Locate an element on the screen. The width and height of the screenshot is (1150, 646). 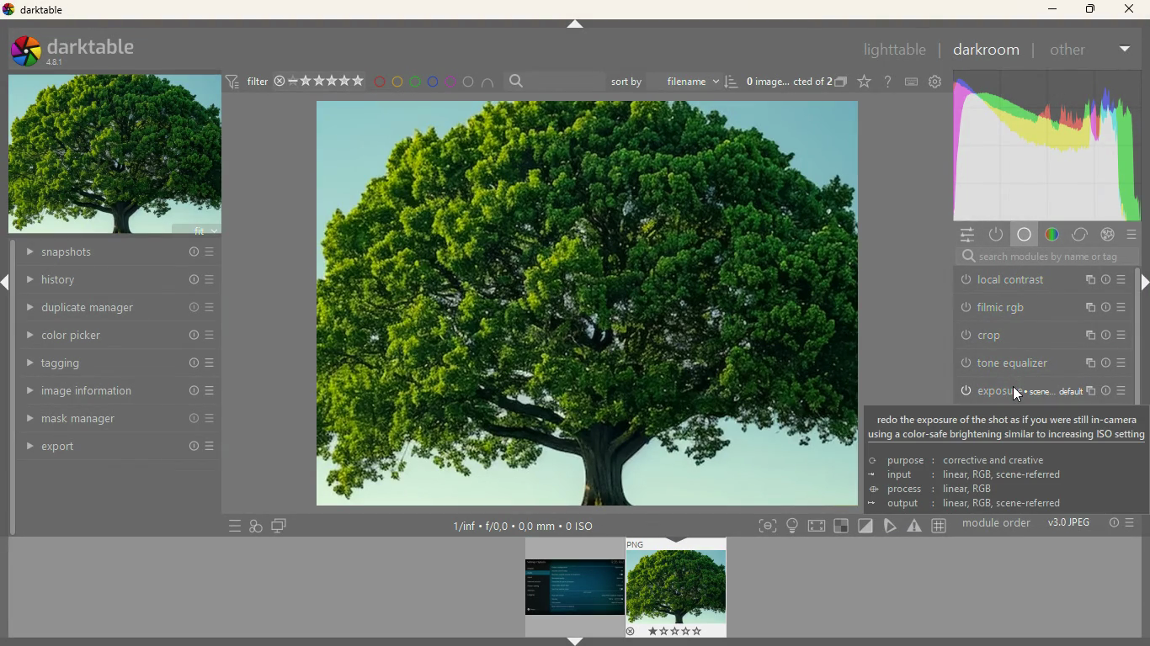
image description is located at coordinates (789, 80).